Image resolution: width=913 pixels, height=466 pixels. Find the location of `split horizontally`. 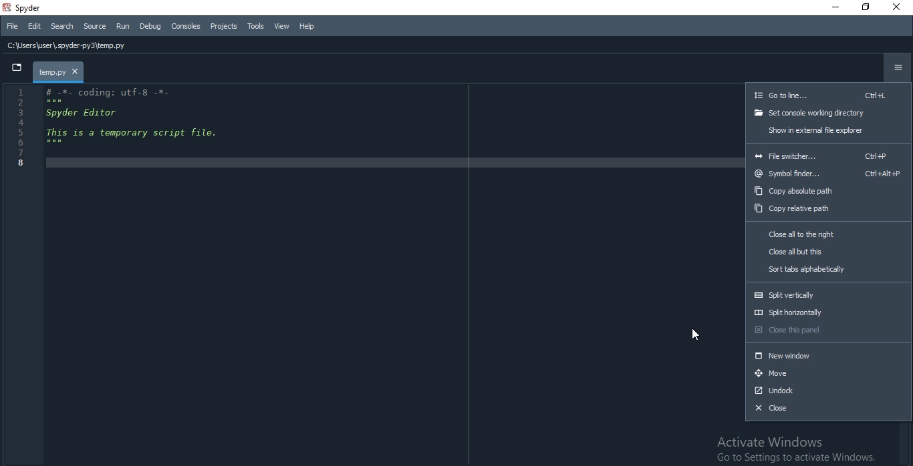

split horizontally is located at coordinates (827, 312).